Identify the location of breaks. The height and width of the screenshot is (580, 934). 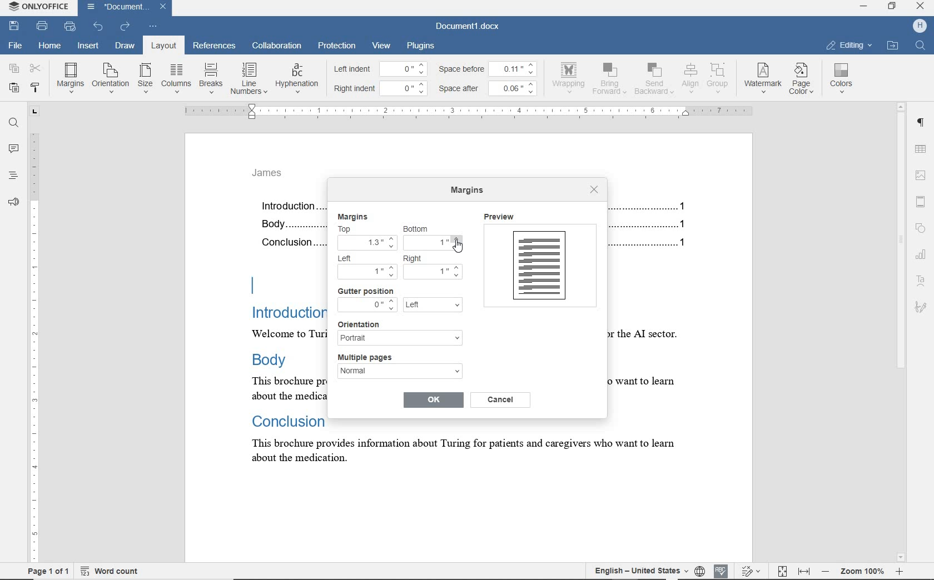
(210, 78).